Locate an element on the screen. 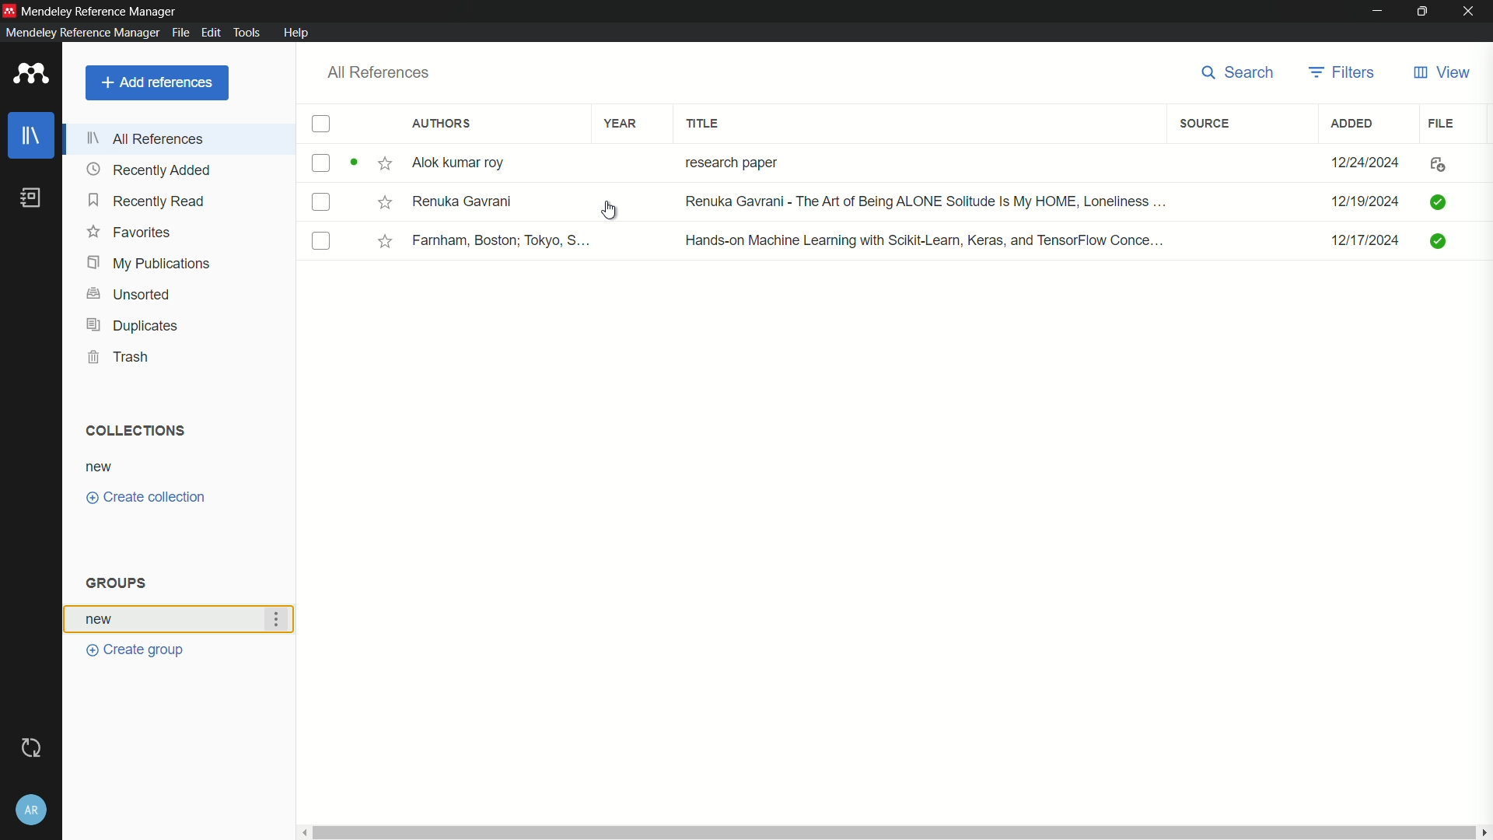 This screenshot has height=840, width=1493. close app is located at coordinates (1470, 11).